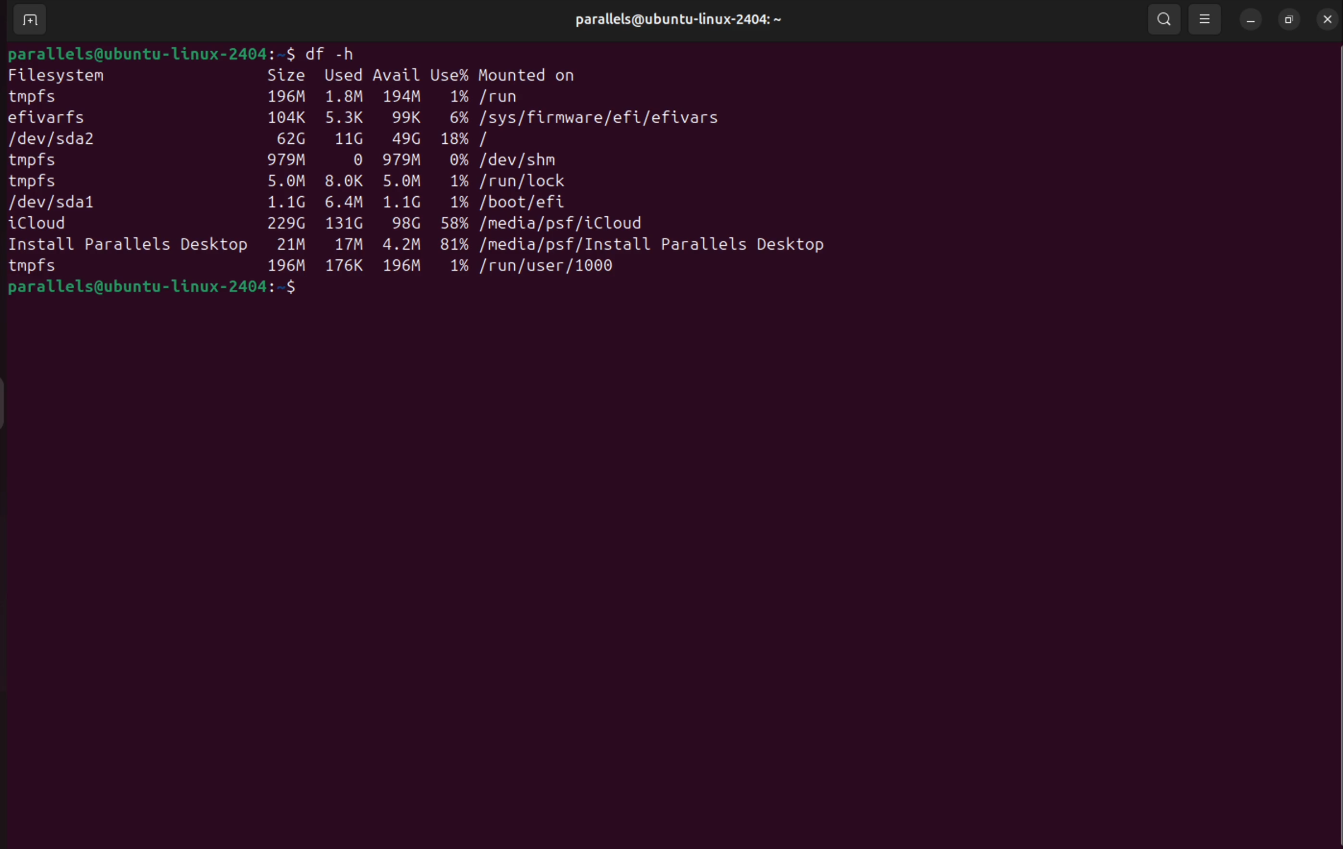  What do you see at coordinates (497, 139) in the screenshot?
I see `/` at bounding box center [497, 139].